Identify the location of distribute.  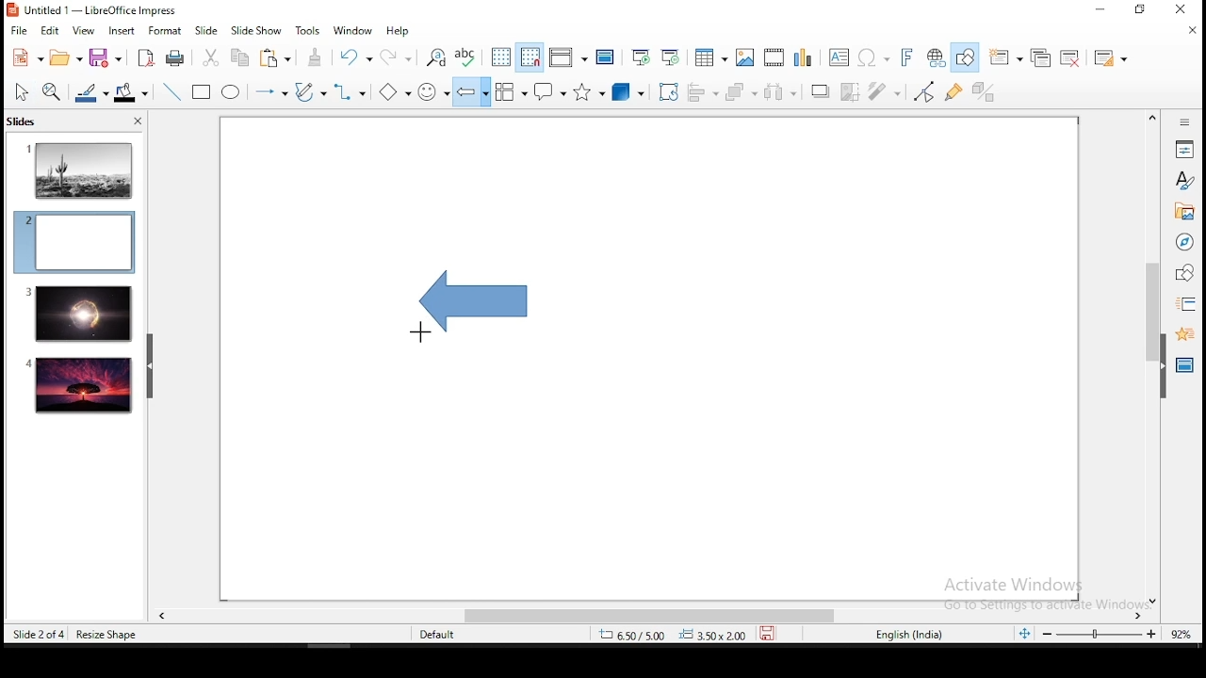
(782, 92).